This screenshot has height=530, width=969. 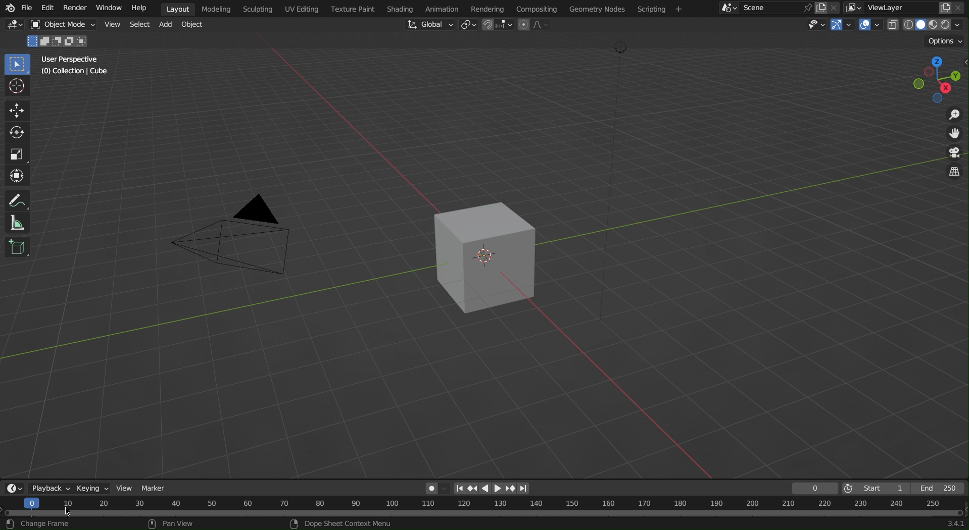 What do you see at coordinates (441, 7) in the screenshot?
I see `Animation` at bounding box center [441, 7].